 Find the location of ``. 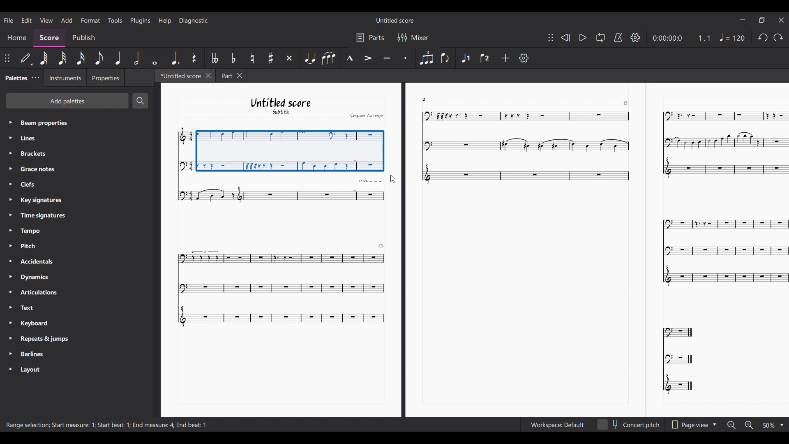

 is located at coordinates (9, 277).